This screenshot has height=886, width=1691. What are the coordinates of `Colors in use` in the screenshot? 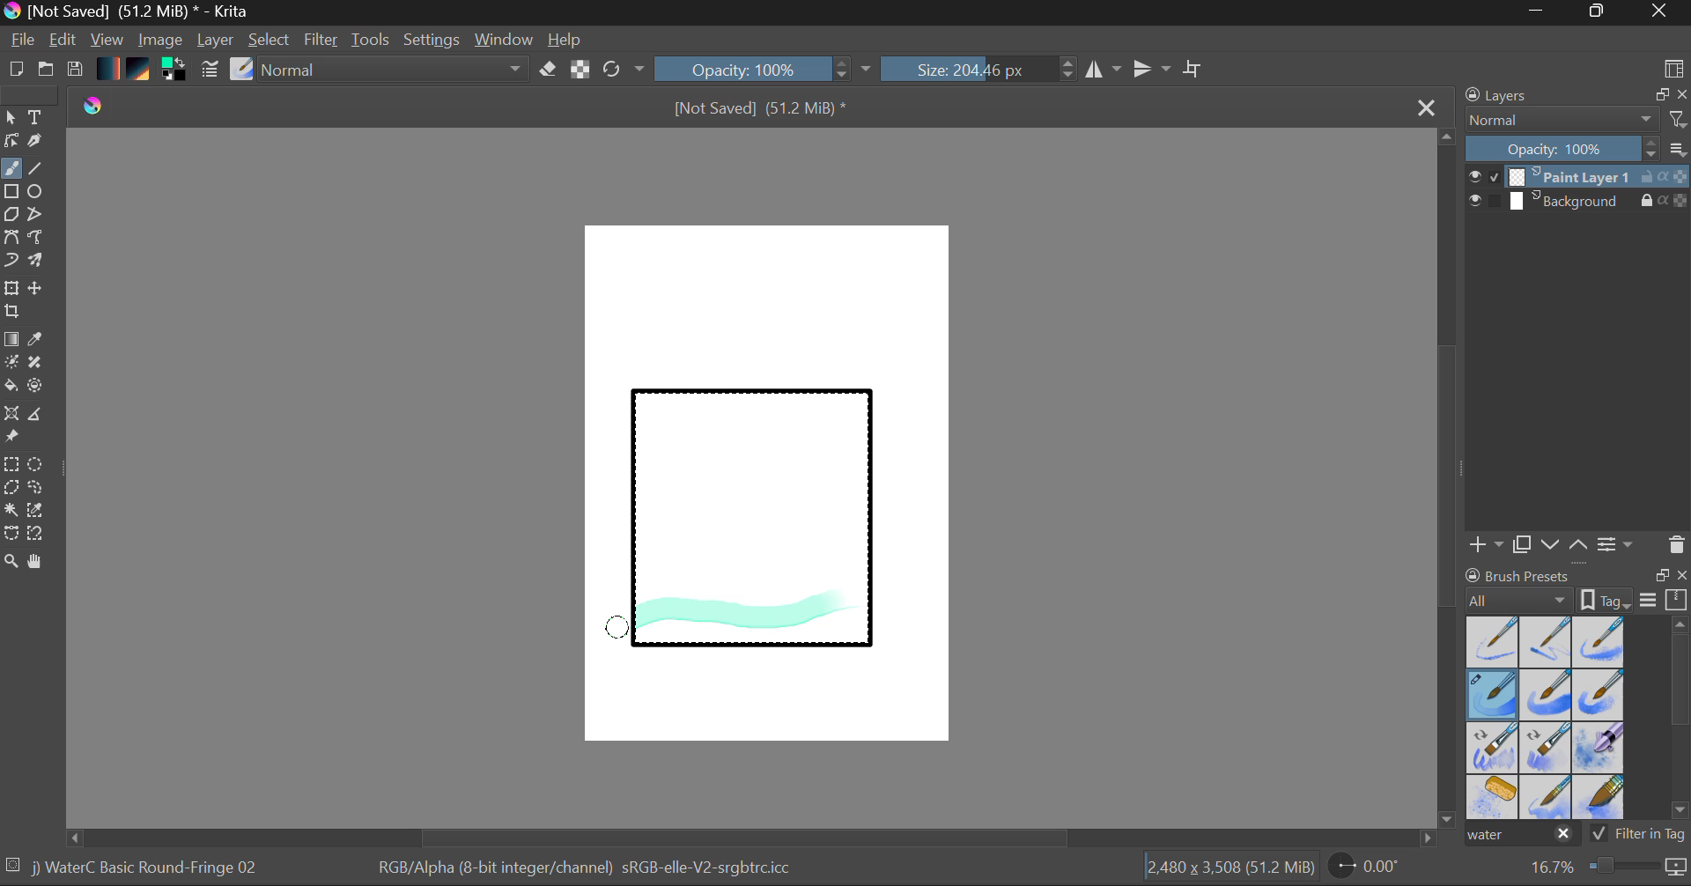 It's located at (175, 70).